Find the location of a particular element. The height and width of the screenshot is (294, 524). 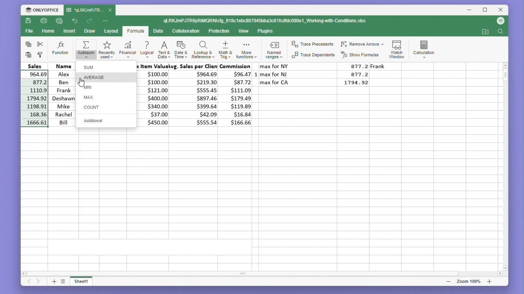

close is located at coordinates (111, 10).